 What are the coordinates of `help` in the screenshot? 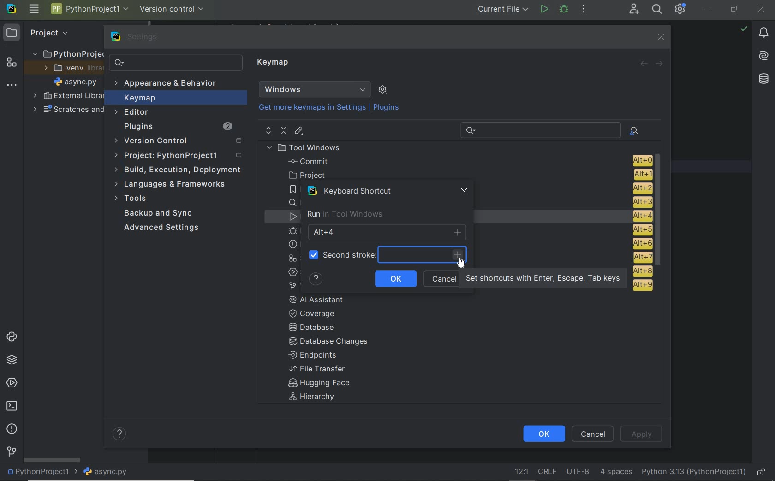 It's located at (316, 279).